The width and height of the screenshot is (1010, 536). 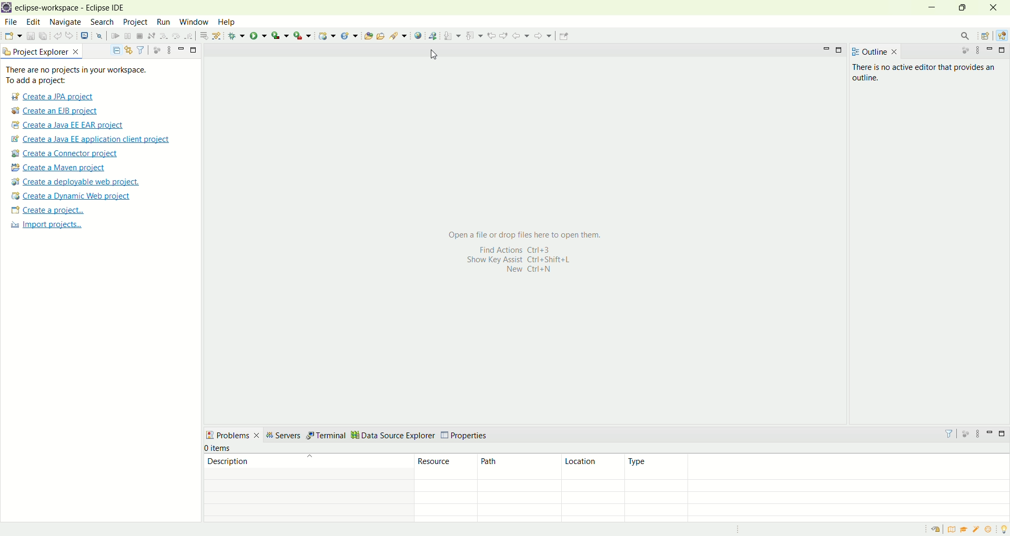 I want to click on what's new, so click(x=992, y=530).